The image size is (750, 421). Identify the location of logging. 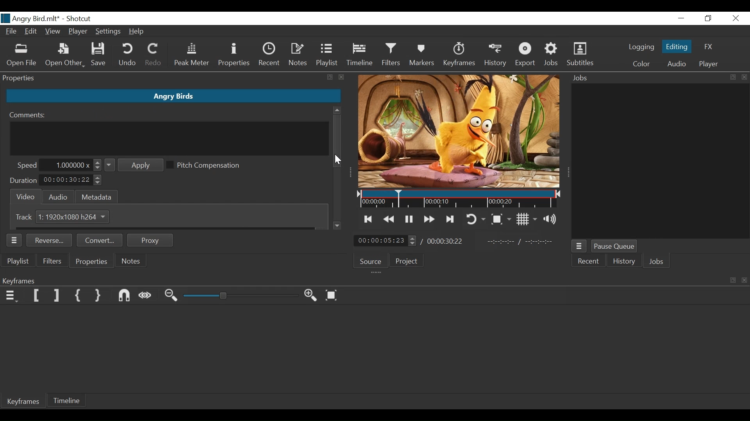
(639, 48).